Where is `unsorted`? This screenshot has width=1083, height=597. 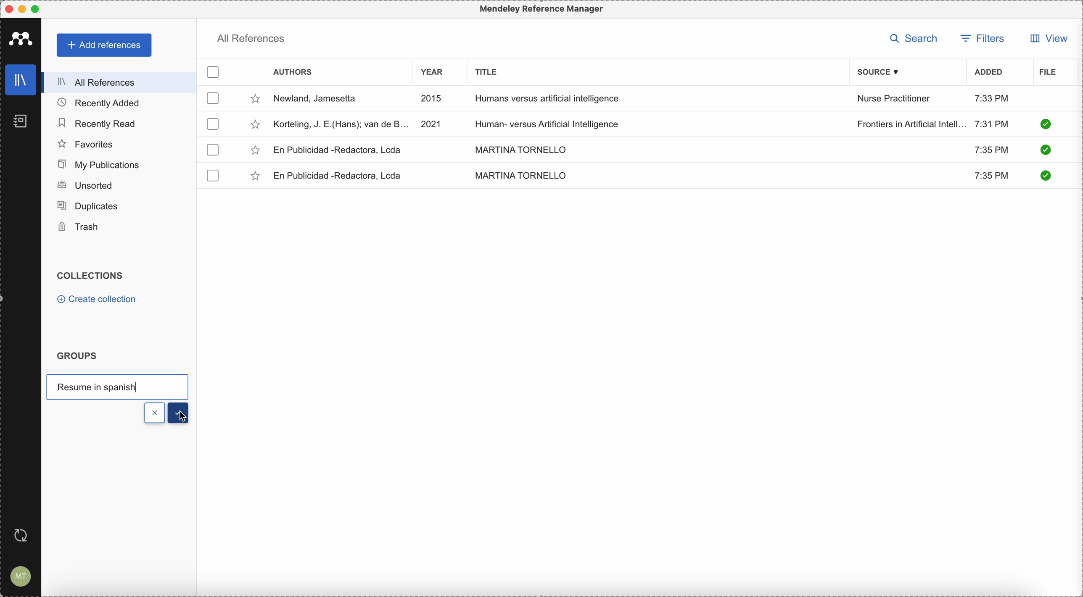
unsorted is located at coordinates (85, 185).